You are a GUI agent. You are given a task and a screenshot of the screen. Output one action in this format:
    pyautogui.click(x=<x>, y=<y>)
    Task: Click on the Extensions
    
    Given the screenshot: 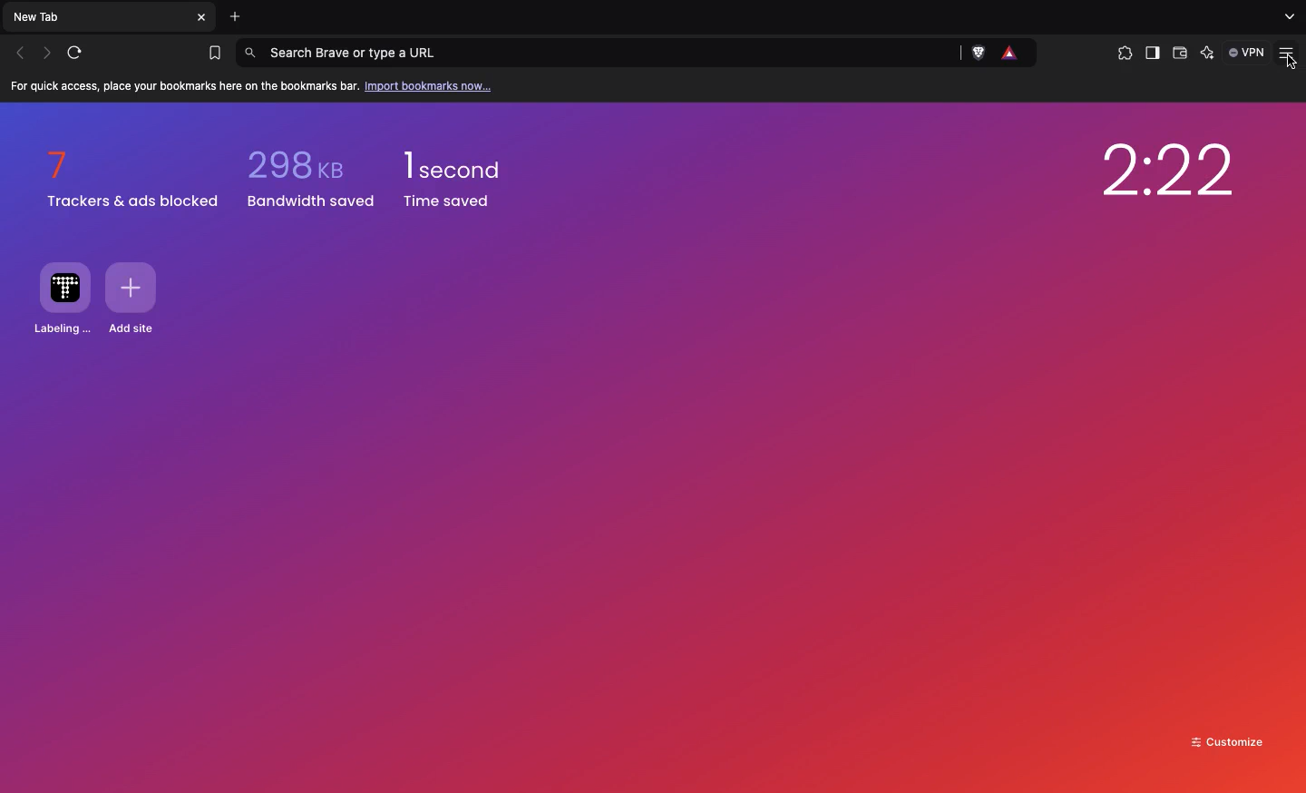 What is the action you would take?
    pyautogui.click(x=1121, y=54)
    